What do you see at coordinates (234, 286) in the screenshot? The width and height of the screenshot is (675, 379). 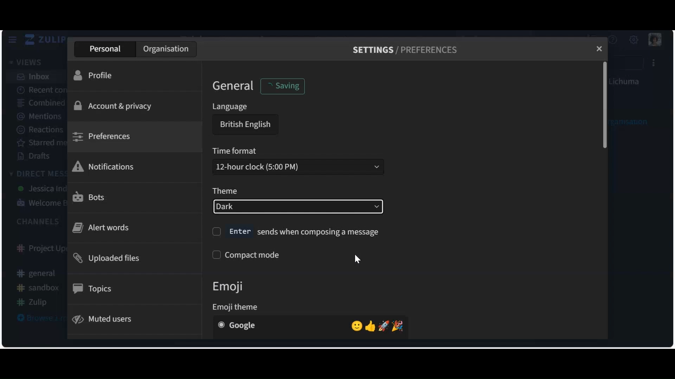 I see `Emoji` at bounding box center [234, 286].